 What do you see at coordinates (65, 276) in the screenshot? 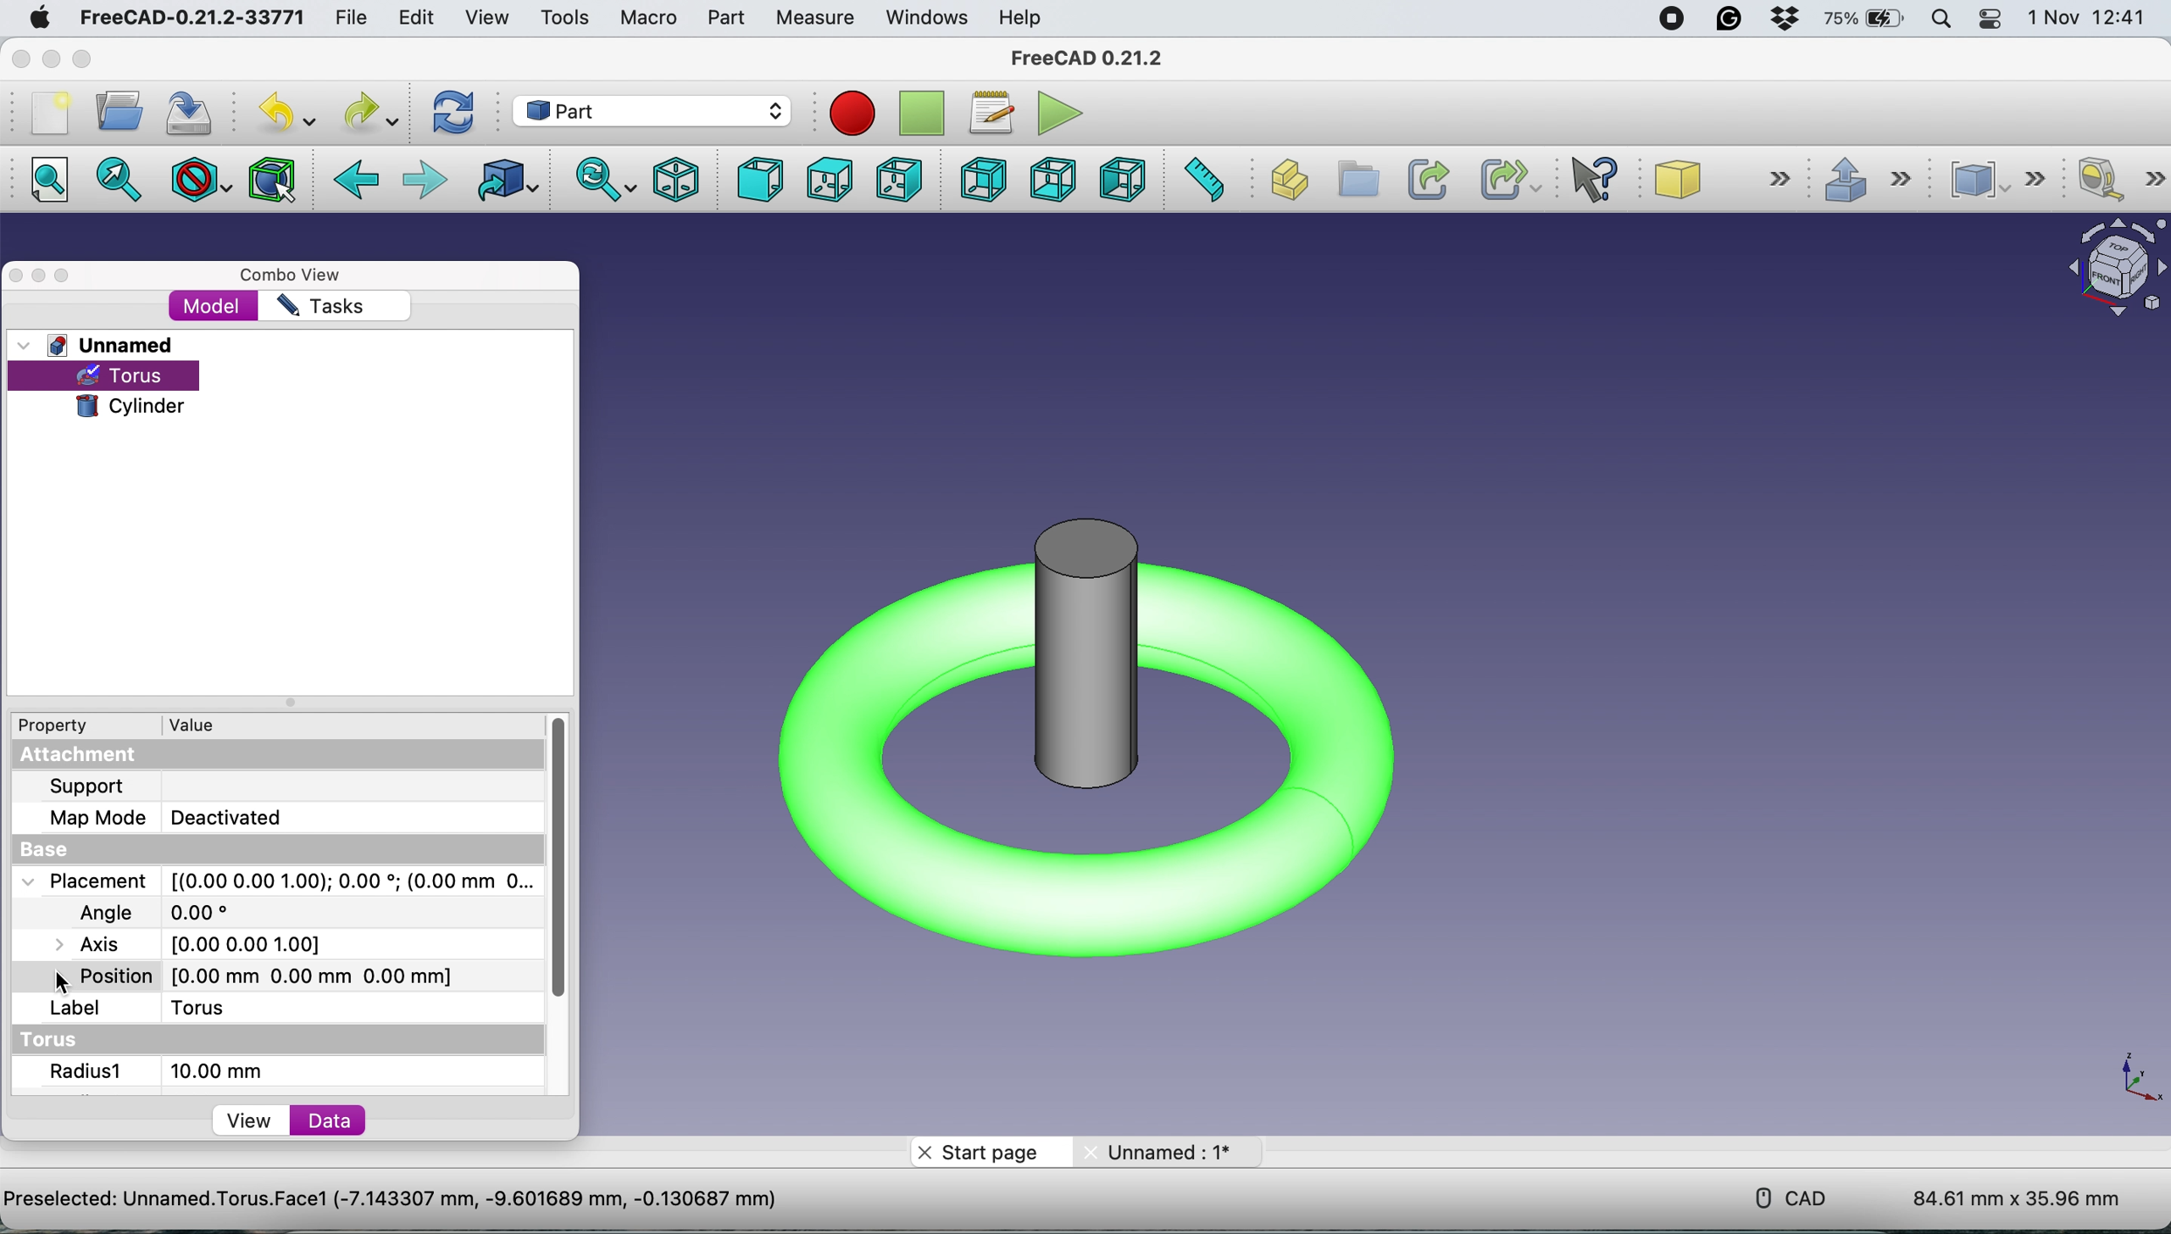
I see `maximise` at bounding box center [65, 276].